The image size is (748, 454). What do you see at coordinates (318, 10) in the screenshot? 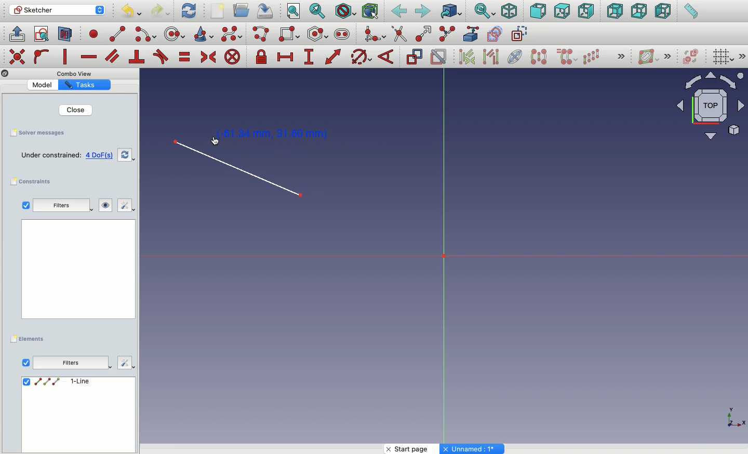
I see `Fit selection` at bounding box center [318, 10].